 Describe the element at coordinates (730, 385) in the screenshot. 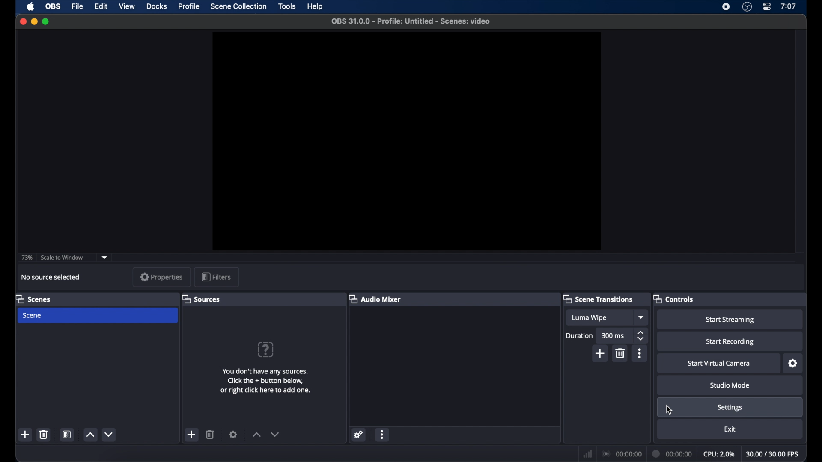

I see `studio mode` at that location.